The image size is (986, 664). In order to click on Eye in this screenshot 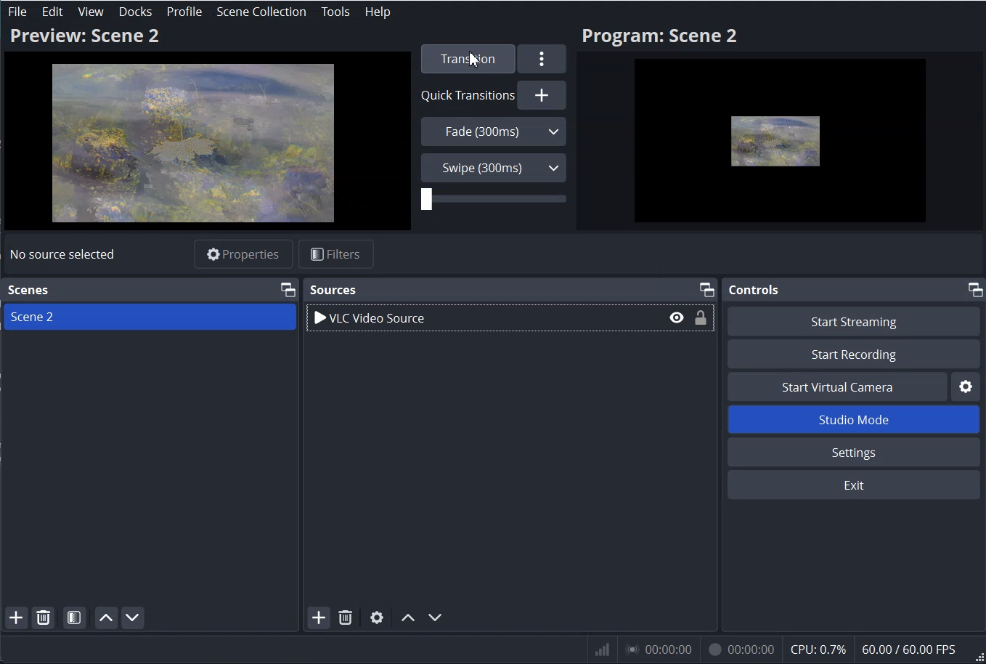, I will do `click(677, 317)`.